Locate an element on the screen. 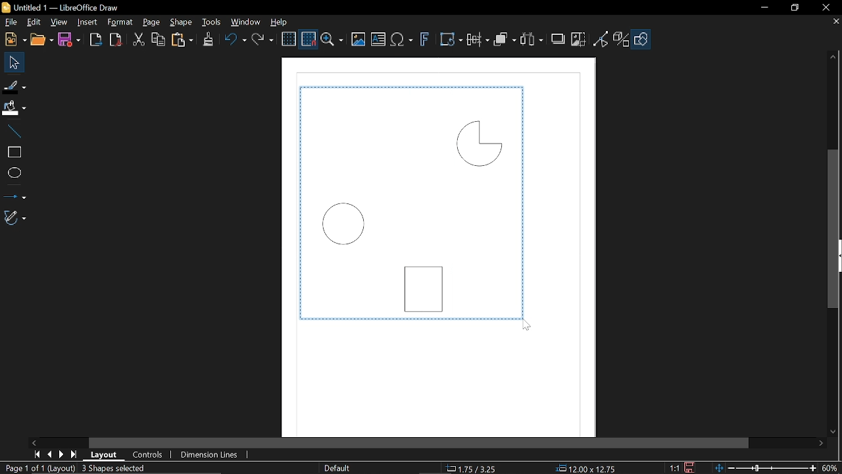  File is located at coordinates (11, 21).